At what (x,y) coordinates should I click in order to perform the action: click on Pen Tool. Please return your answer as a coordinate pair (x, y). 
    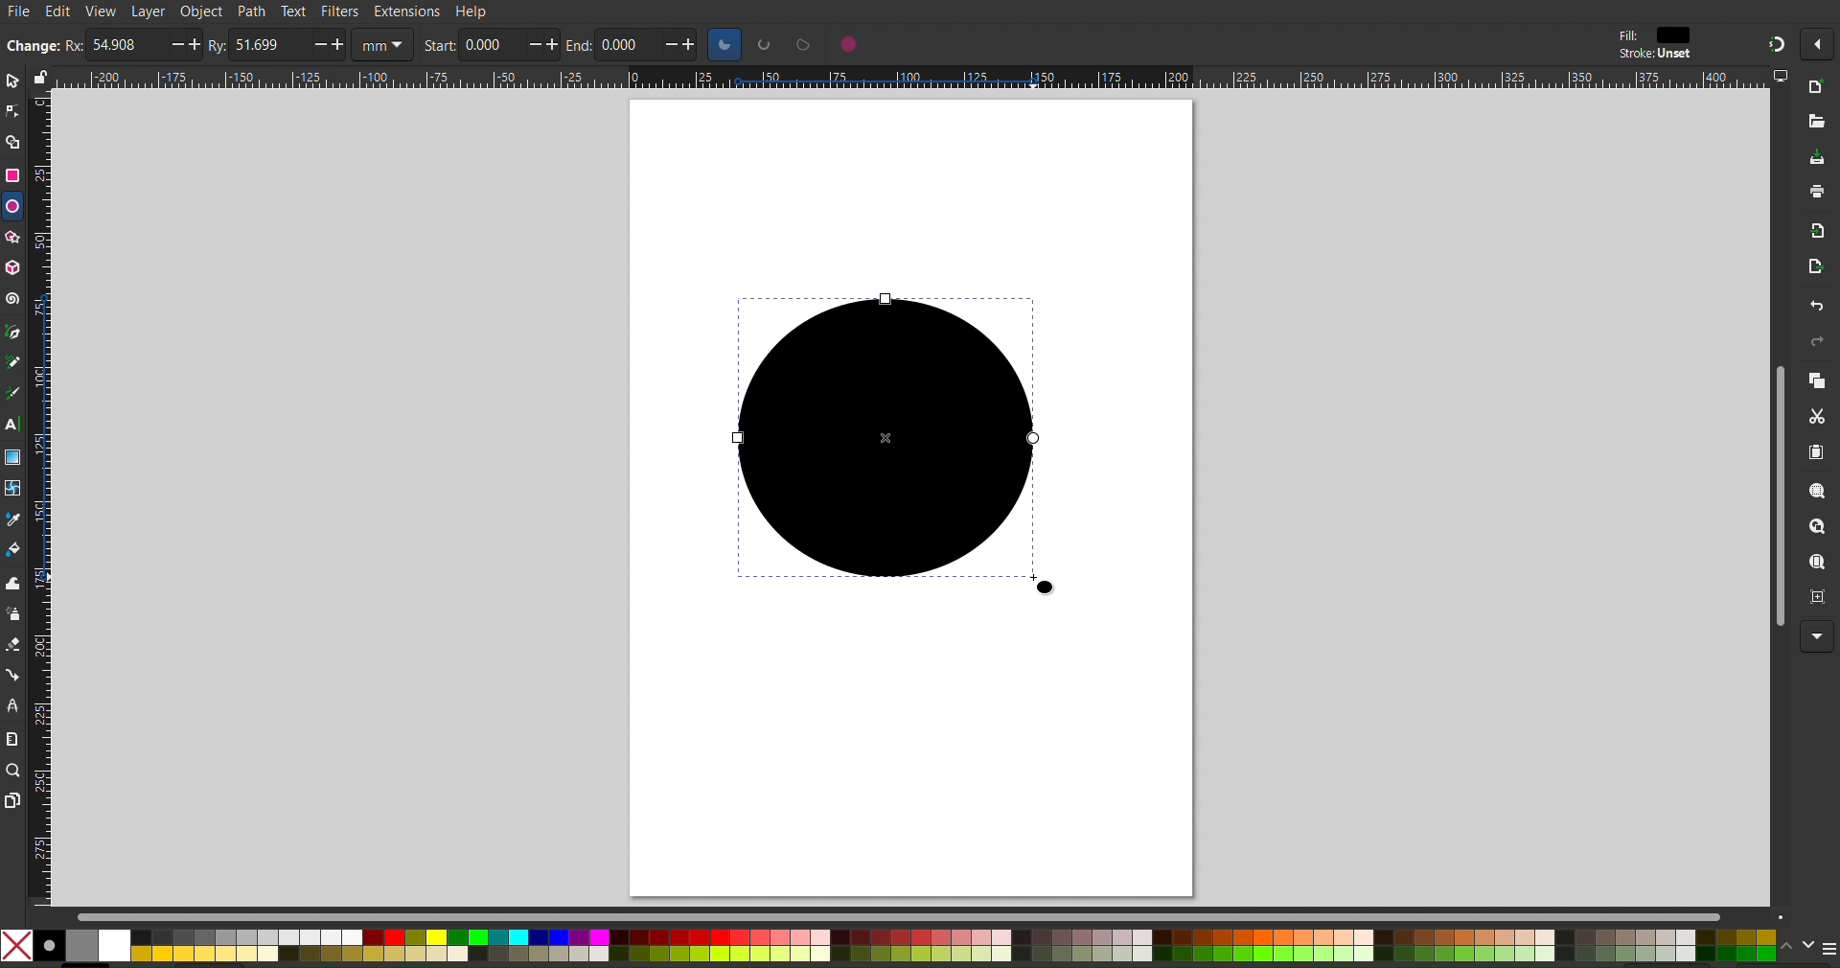
    Looking at the image, I should click on (11, 332).